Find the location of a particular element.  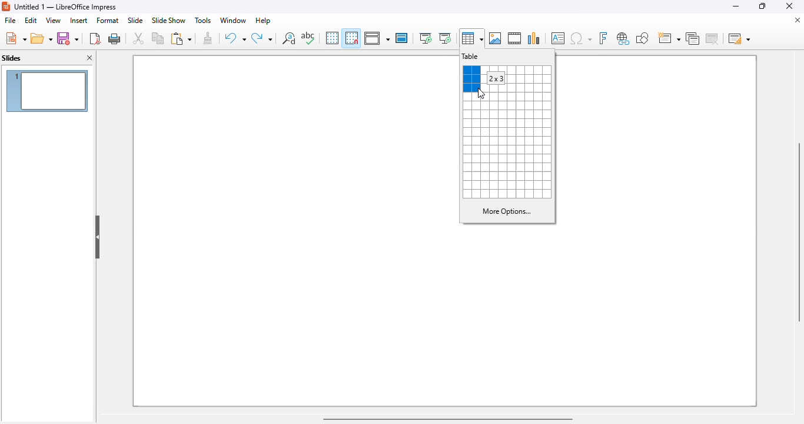

maximize is located at coordinates (763, 6).